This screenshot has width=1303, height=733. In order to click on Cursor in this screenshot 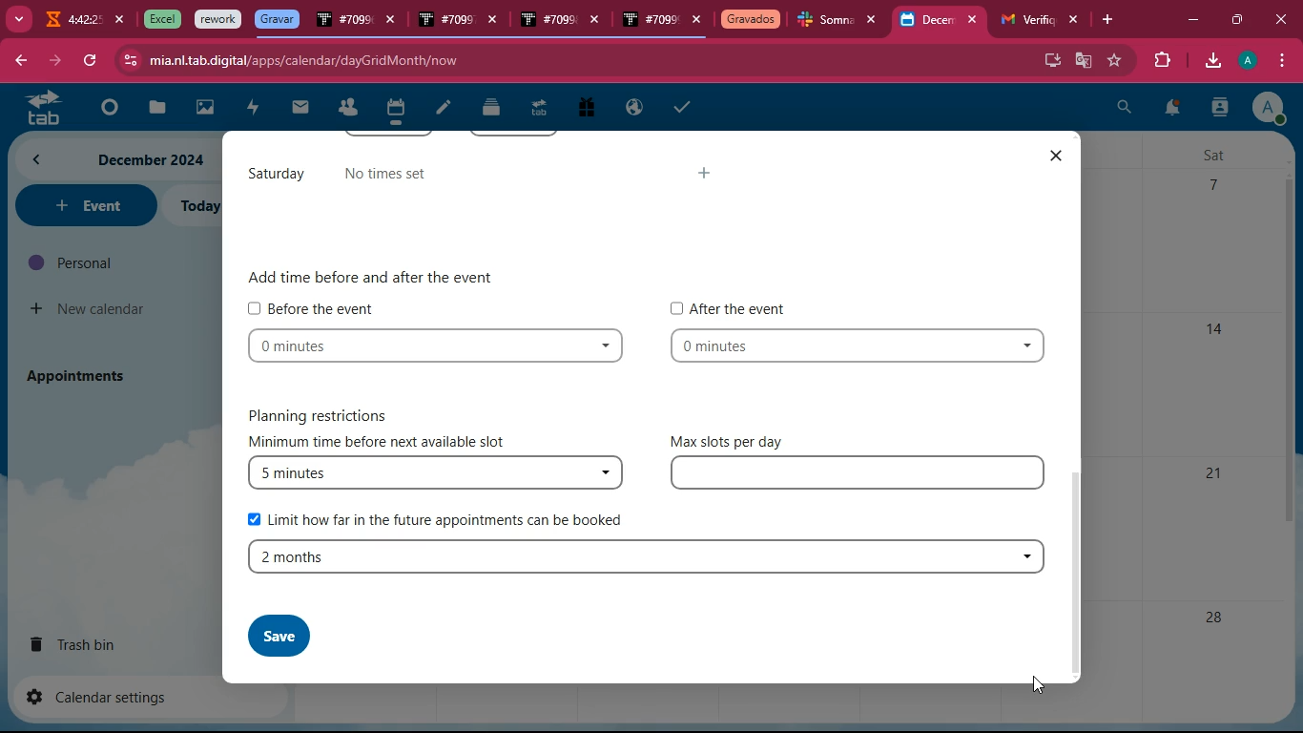, I will do `click(1040, 688)`.